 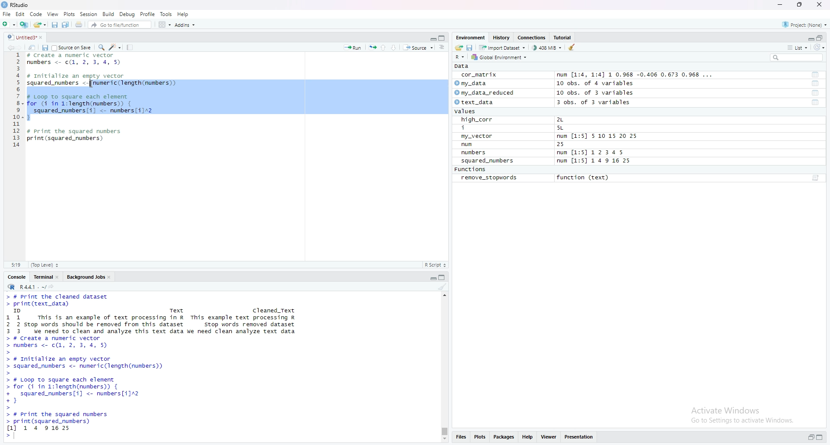 I want to click on maximize, so click(x=822, y=438).